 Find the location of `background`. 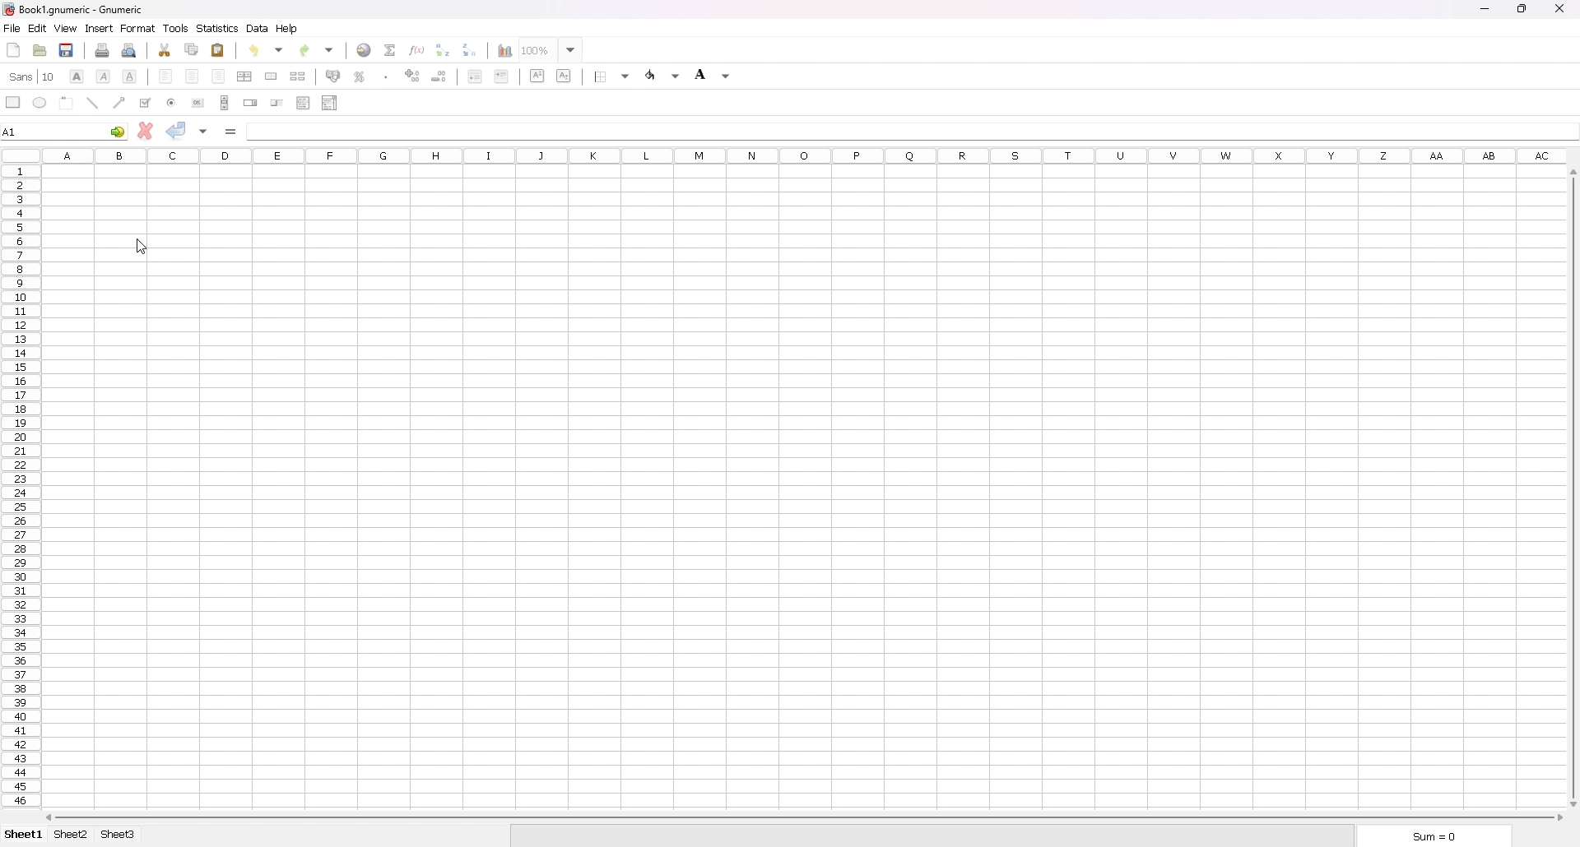

background is located at coordinates (713, 75).